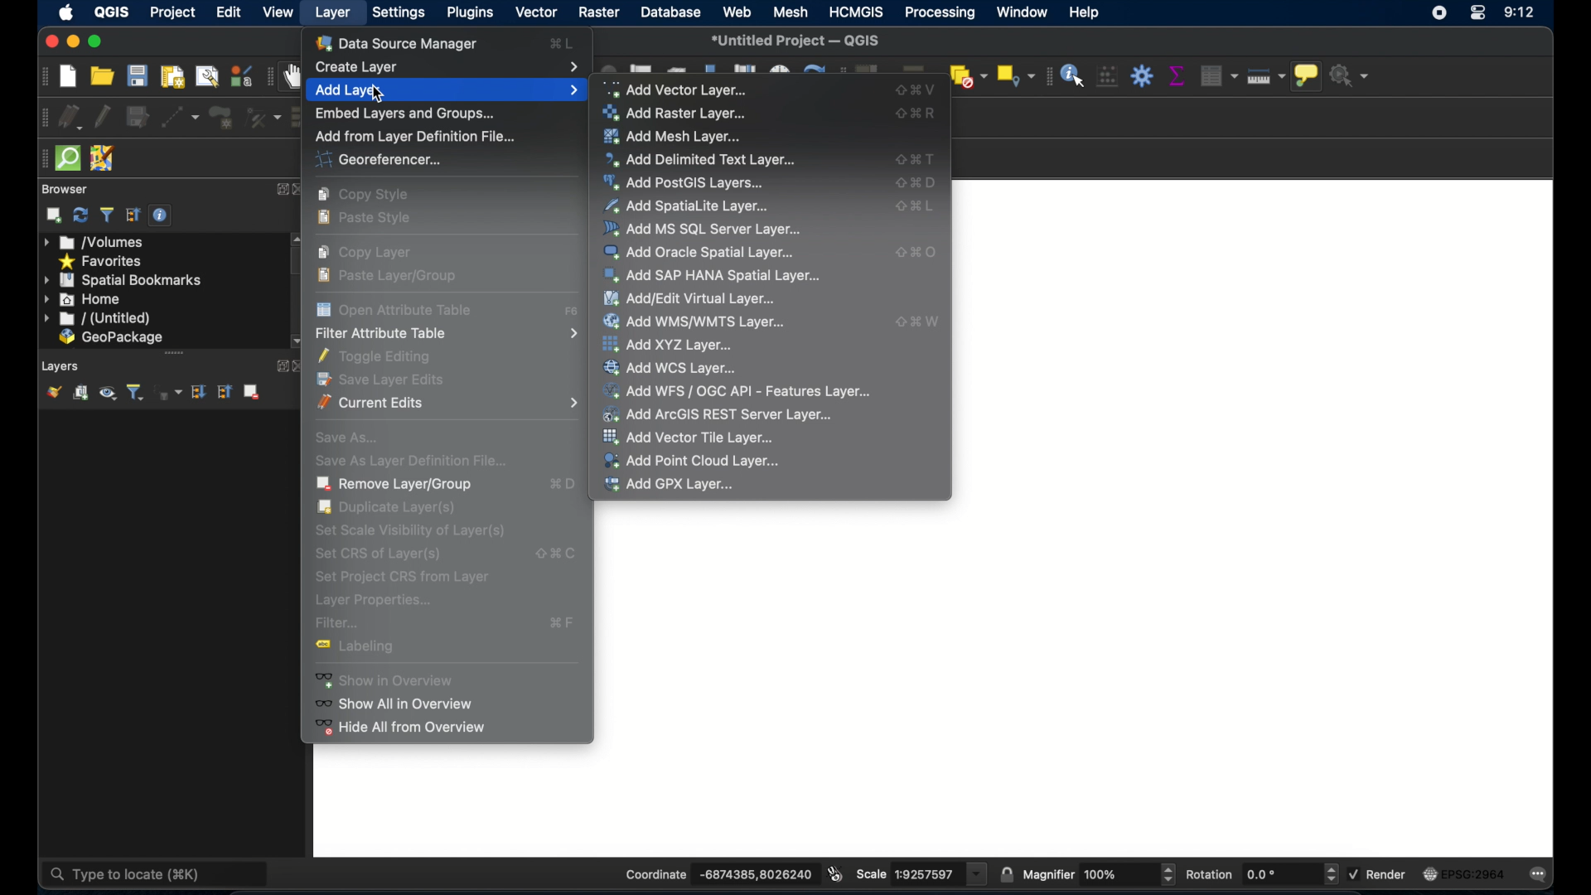 This screenshot has width=1591, height=895. What do you see at coordinates (80, 394) in the screenshot?
I see `add group` at bounding box center [80, 394].